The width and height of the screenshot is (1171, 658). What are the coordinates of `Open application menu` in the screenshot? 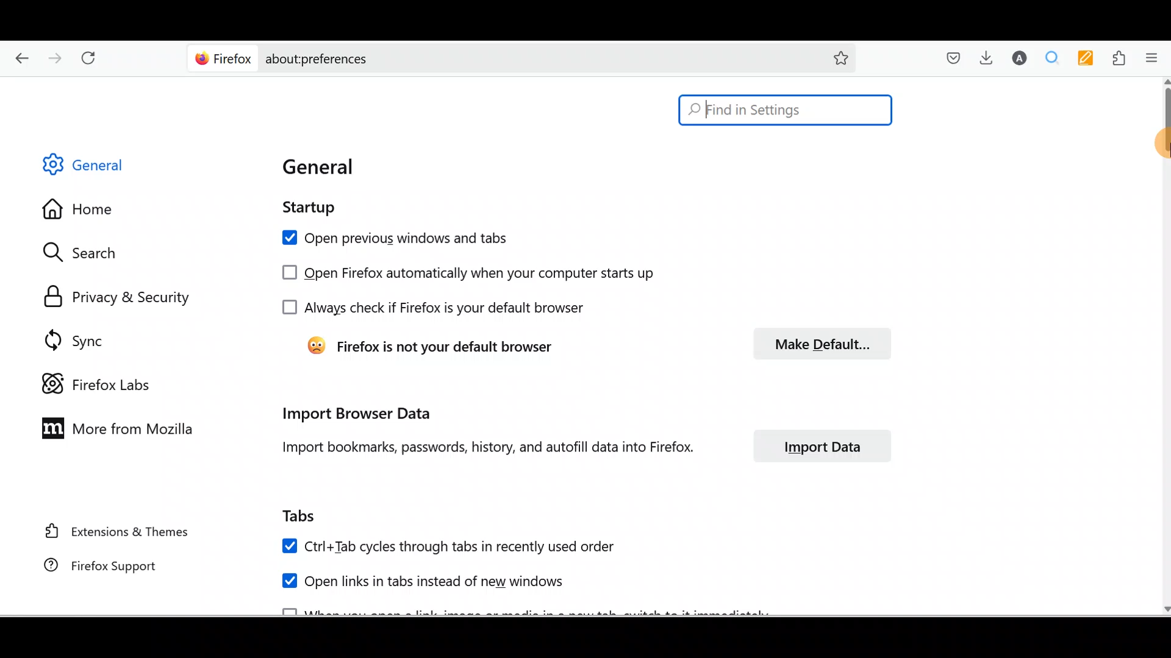 It's located at (1155, 58).